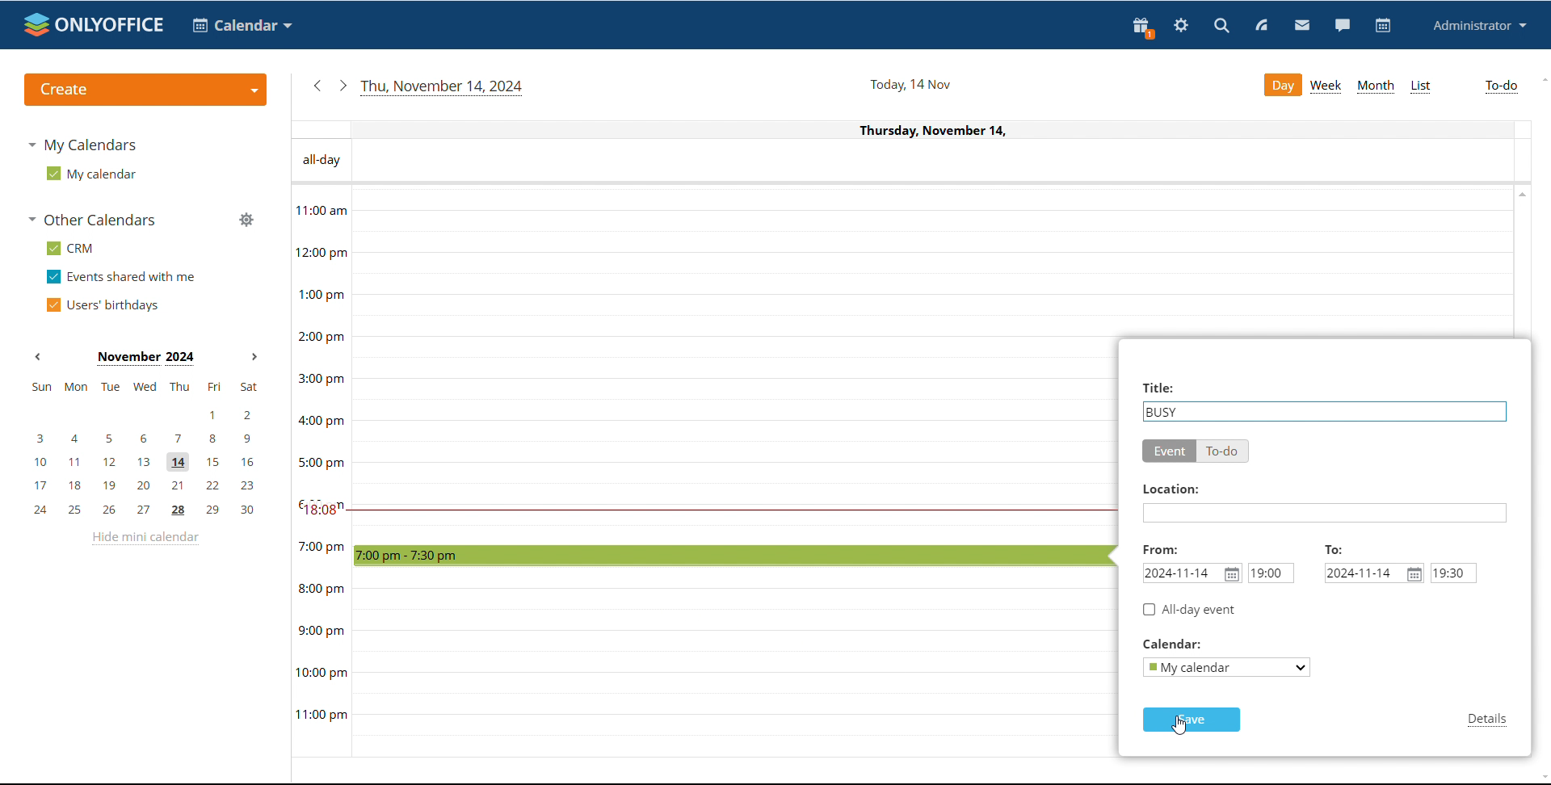 The image size is (1551, 785). Describe the element at coordinates (254, 357) in the screenshot. I see `next month` at that location.